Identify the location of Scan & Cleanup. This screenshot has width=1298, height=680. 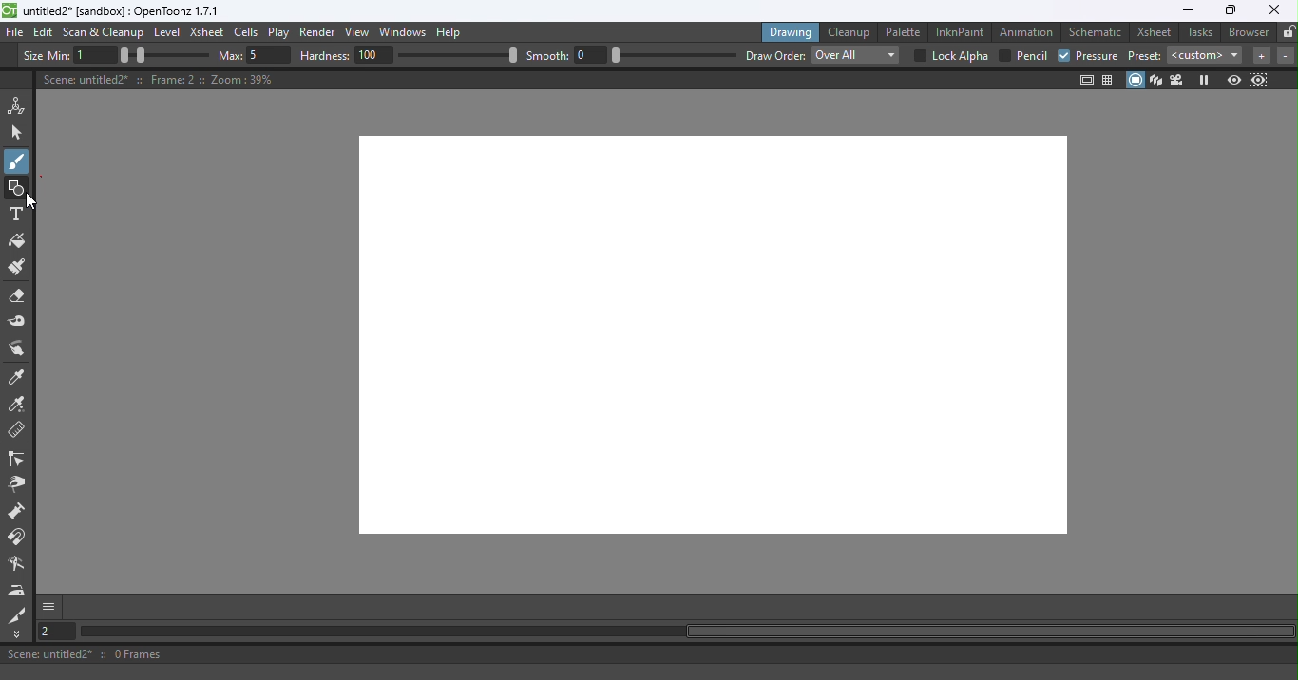
(104, 34).